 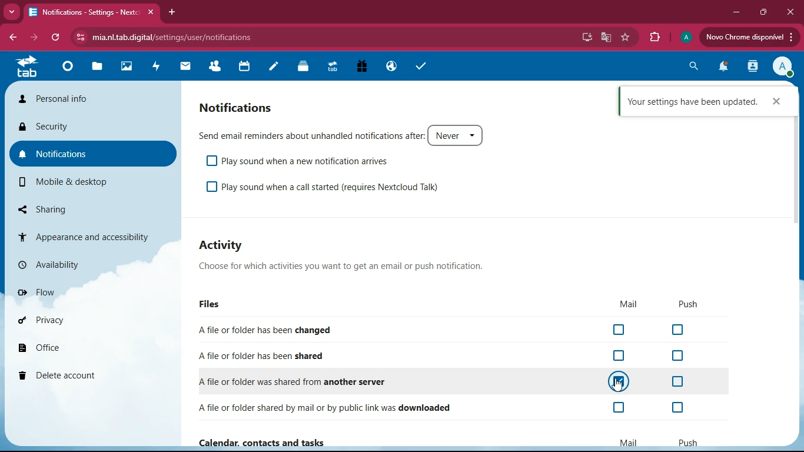 What do you see at coordinates (83, 374) in the screenshot?
I see `delete` at bounding box center [83, 374].